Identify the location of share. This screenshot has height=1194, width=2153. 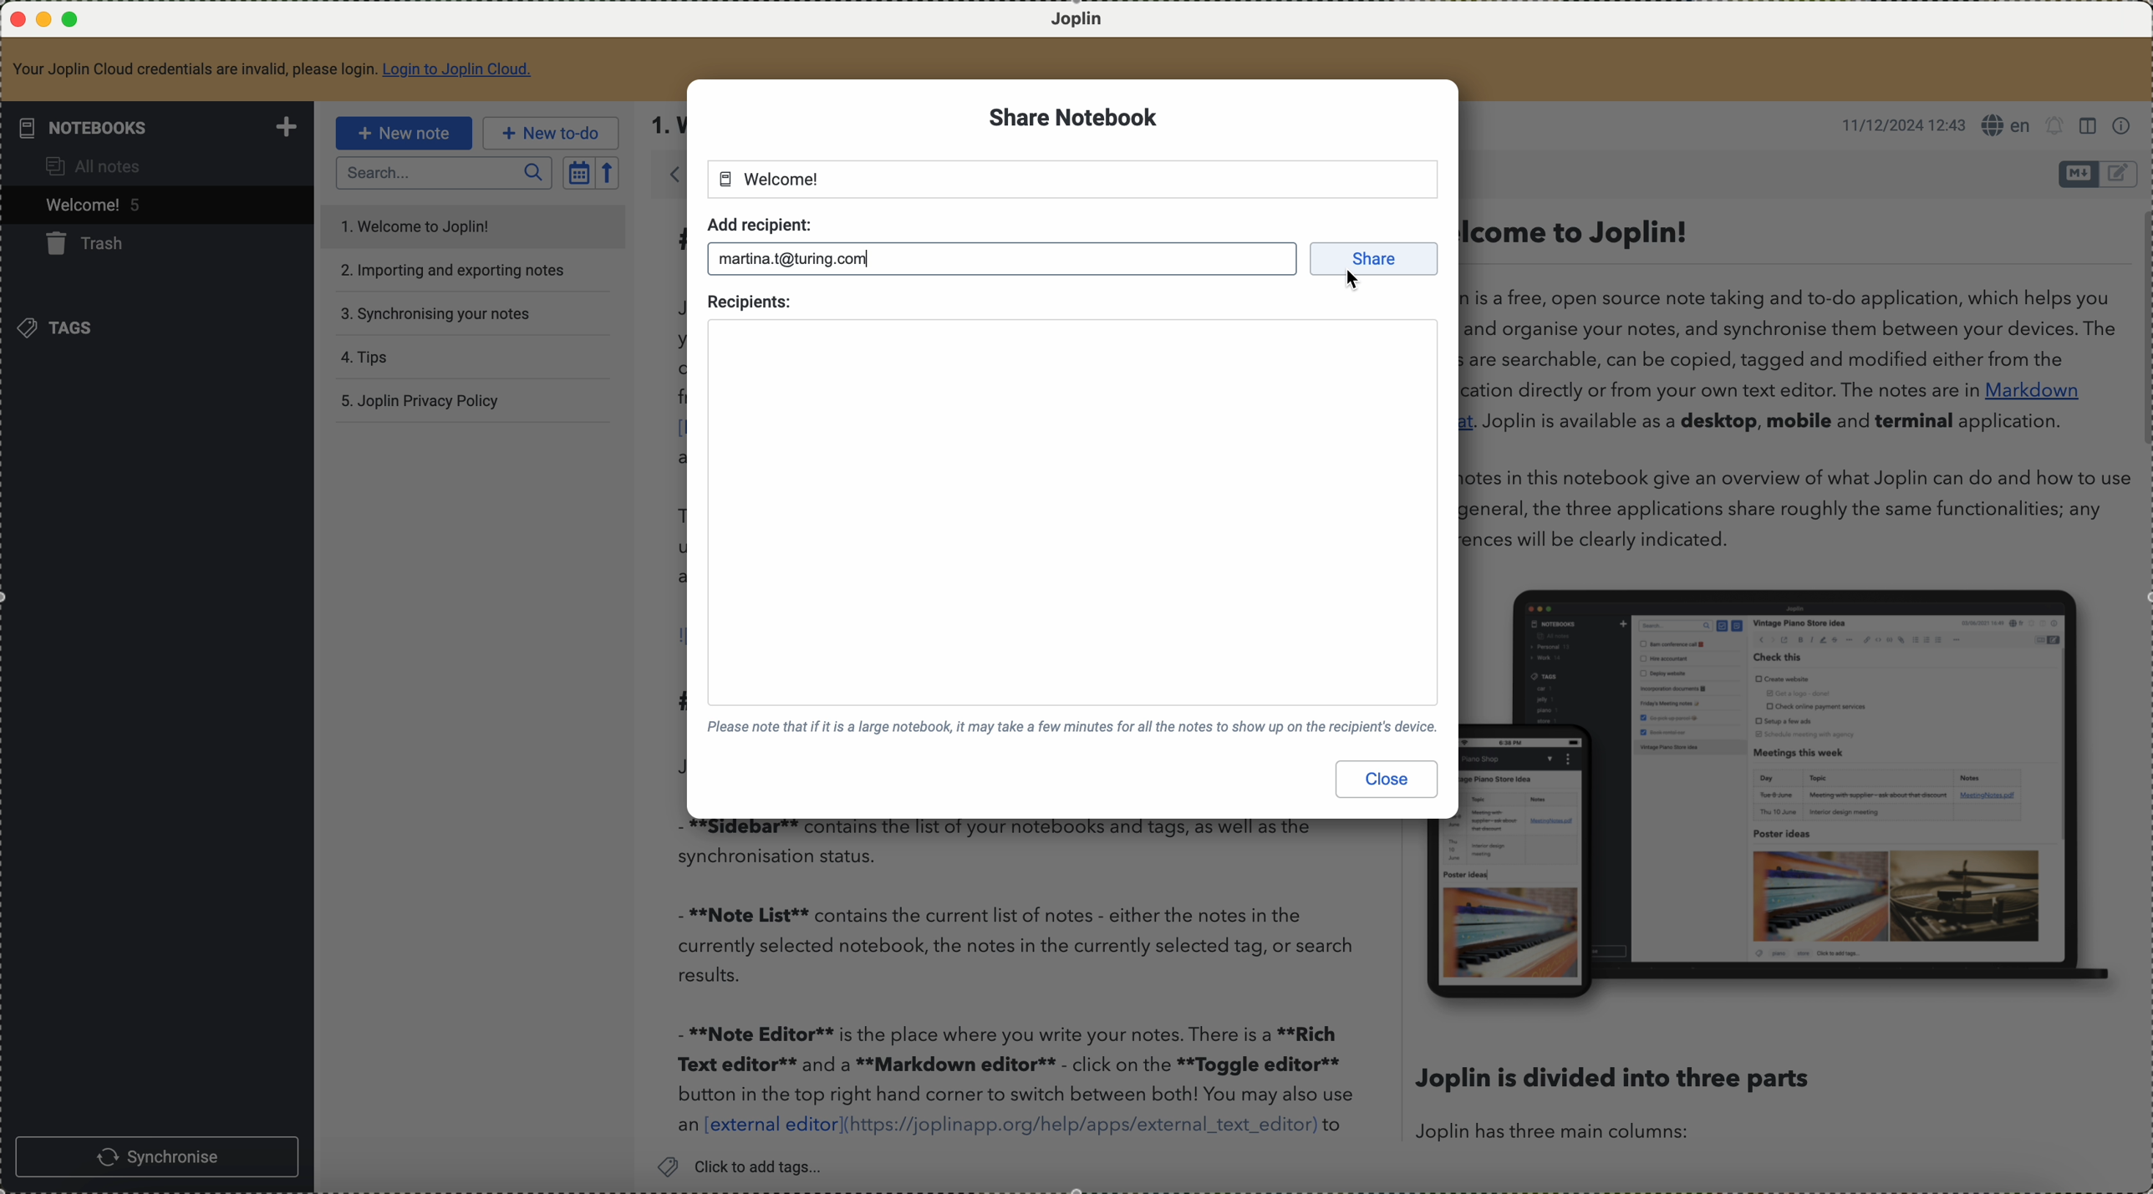
(1377, 259).